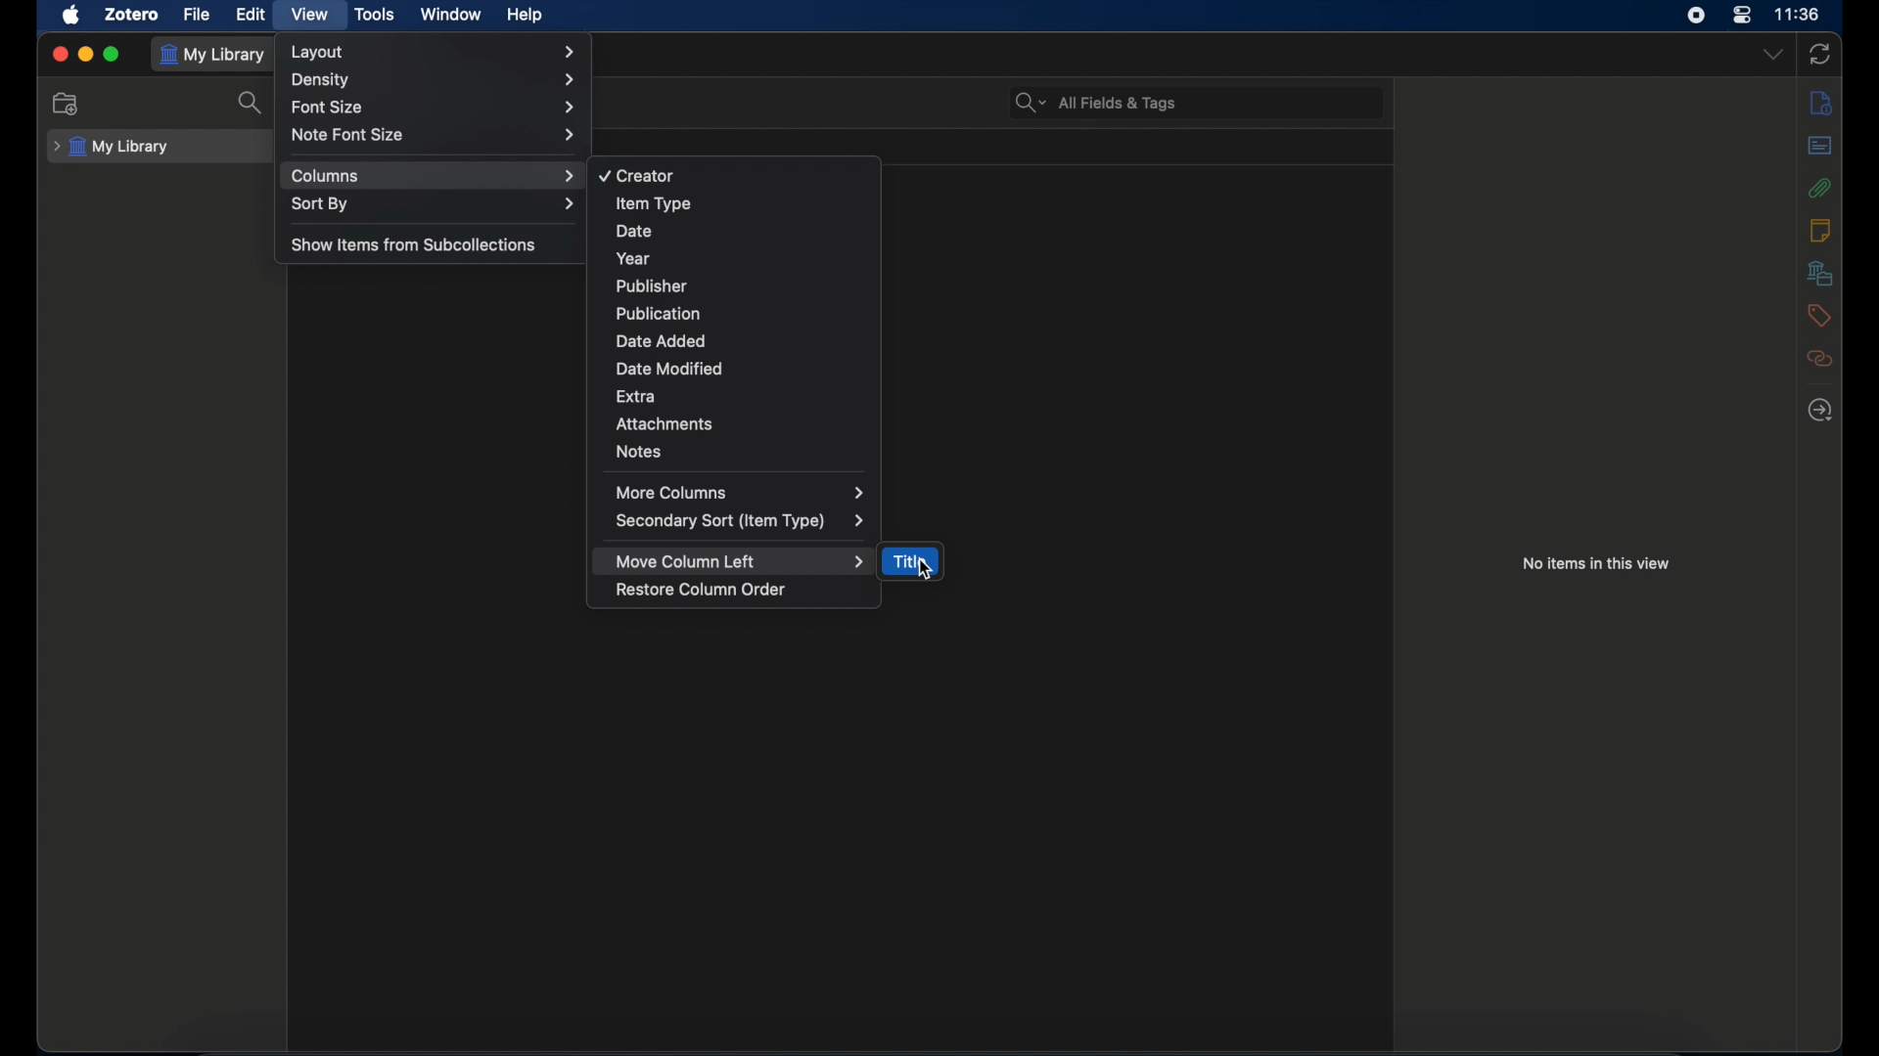 The image size is (1879, 1056). I want to click on info, so click(1822, 104).